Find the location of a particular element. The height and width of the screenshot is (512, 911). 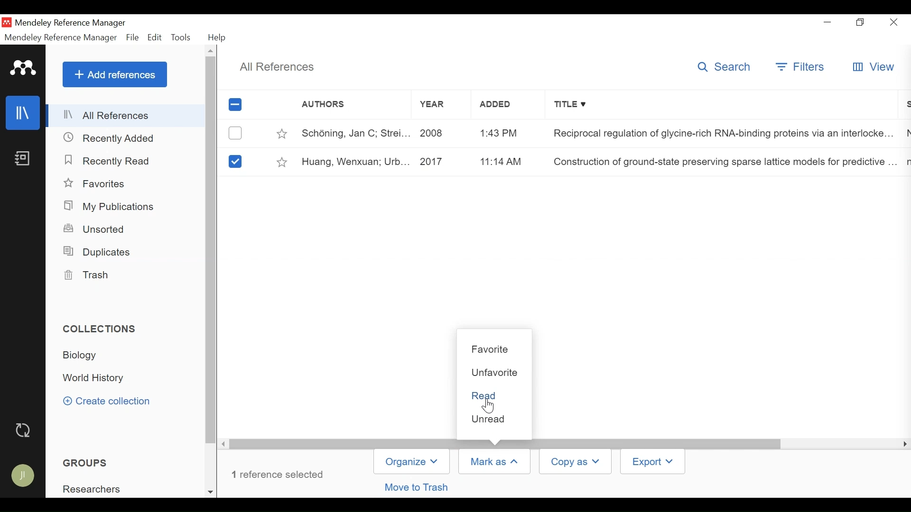

File is located at coordinates (132, 37).